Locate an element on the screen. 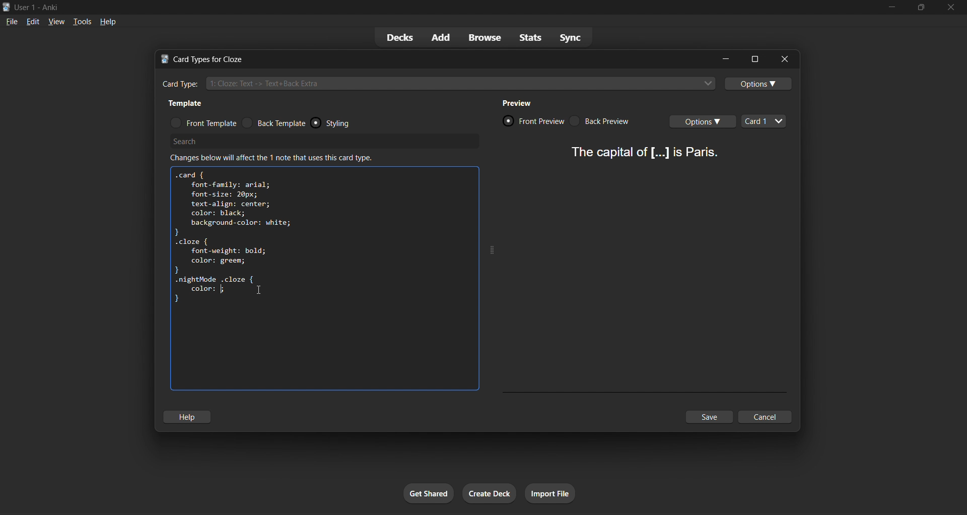  create deck is located at coordinates (490, 494).